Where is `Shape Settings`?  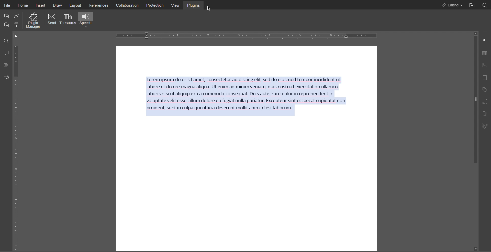 Shape Settings is located at coordinates (485, 89).